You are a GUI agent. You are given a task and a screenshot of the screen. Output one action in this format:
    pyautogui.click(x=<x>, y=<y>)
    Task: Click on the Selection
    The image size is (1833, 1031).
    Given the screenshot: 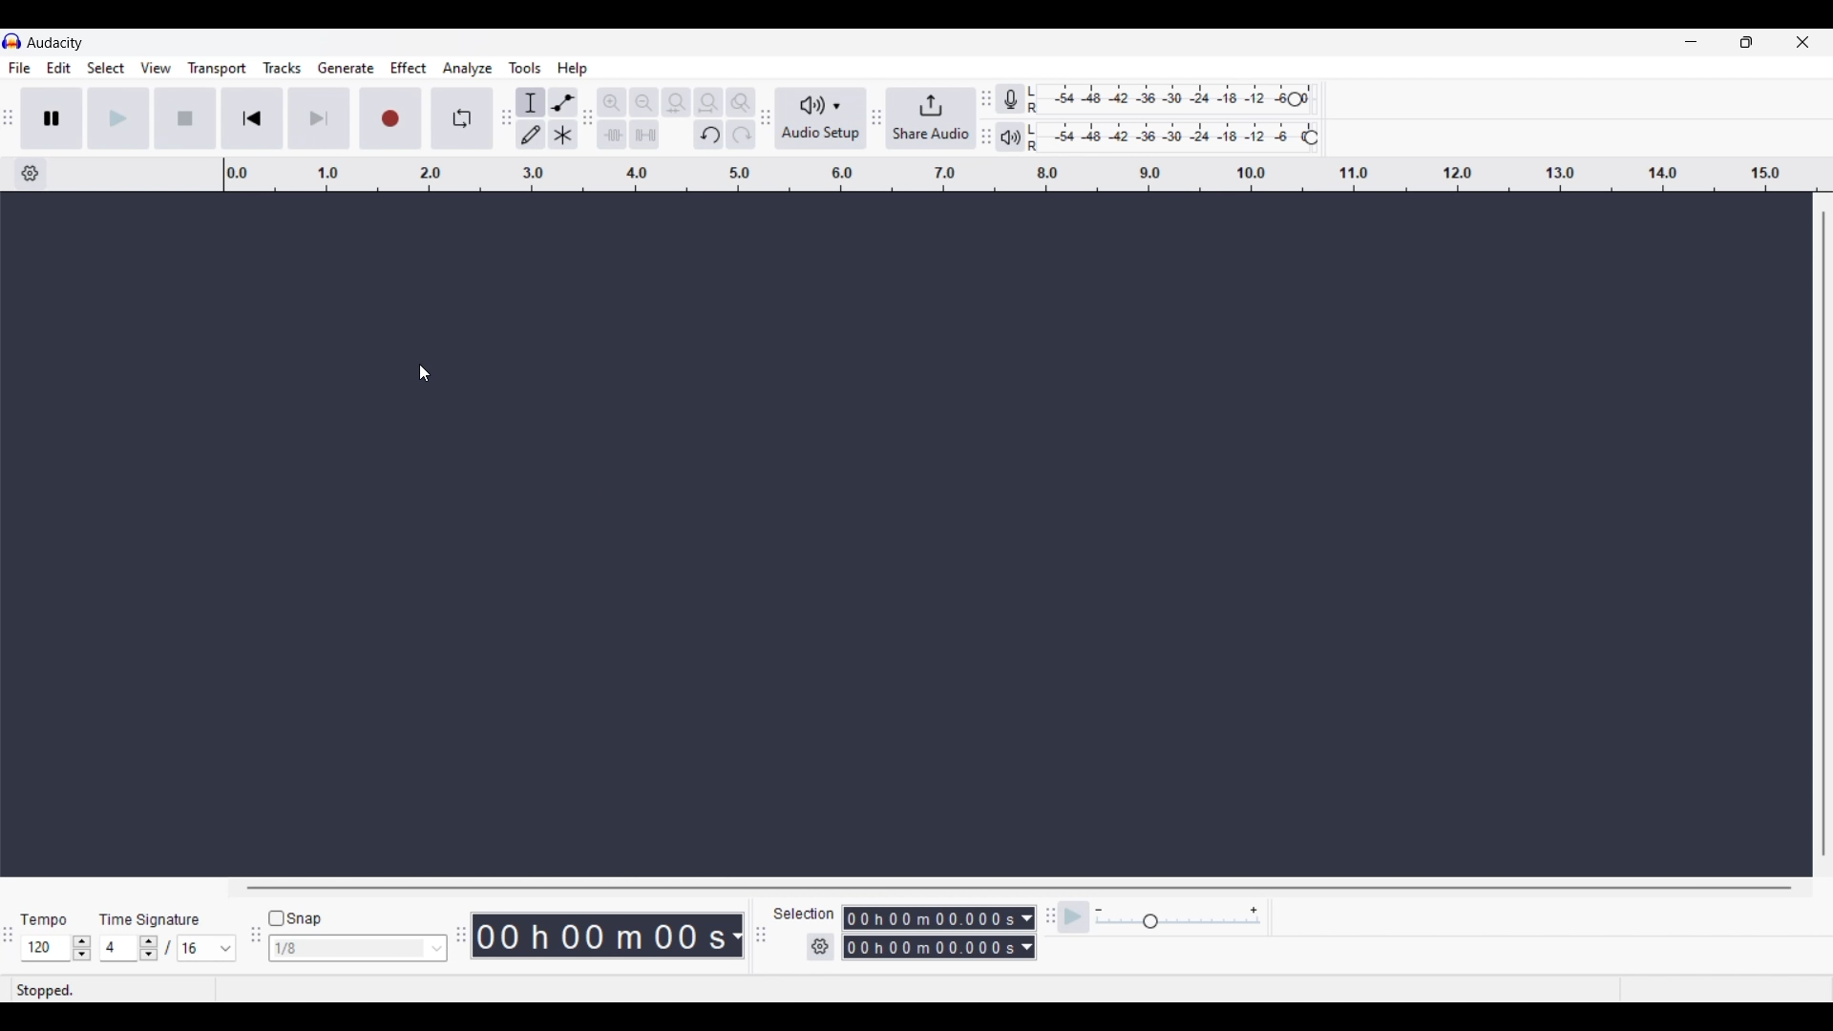 What is the action you would take?
    pyautogui.click(x=802, y=914)
    